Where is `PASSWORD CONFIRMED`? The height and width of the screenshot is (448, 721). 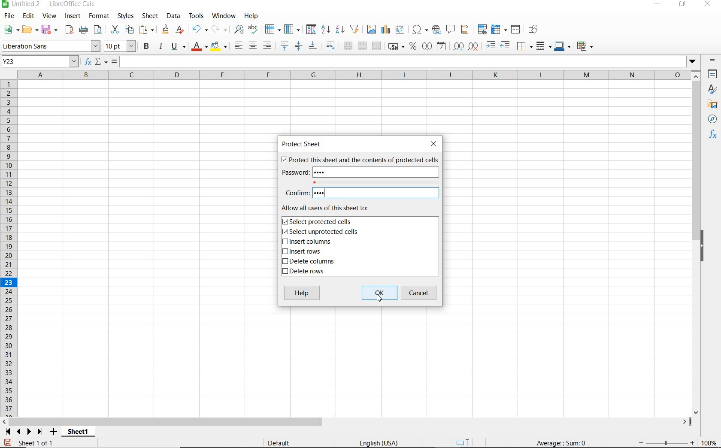
PASSWORD CONFIRMED is located at coordinates (323, 193).